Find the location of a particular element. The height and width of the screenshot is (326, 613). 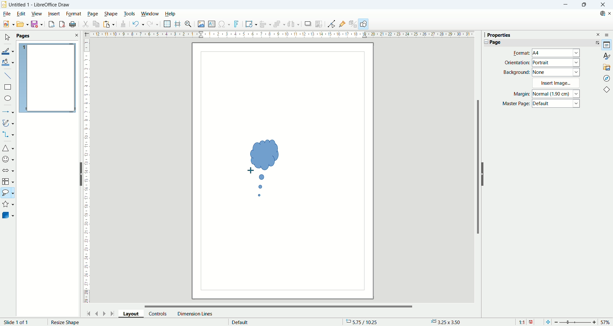

insert is located at coordinates (54, 13).